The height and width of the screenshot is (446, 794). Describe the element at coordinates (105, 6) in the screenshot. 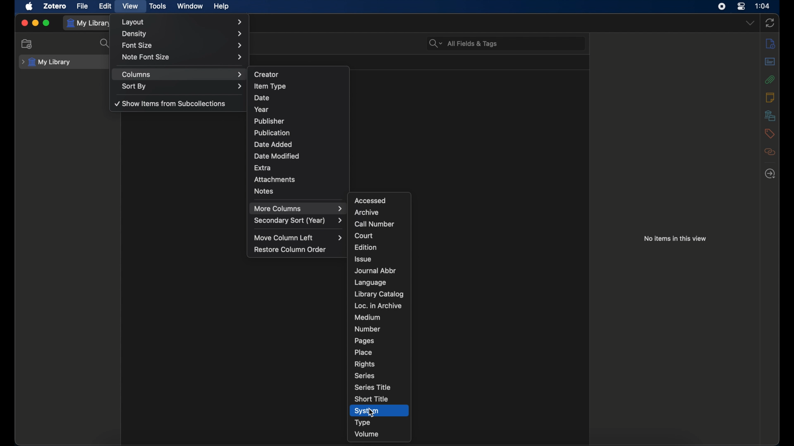

I see `edit` at that location.